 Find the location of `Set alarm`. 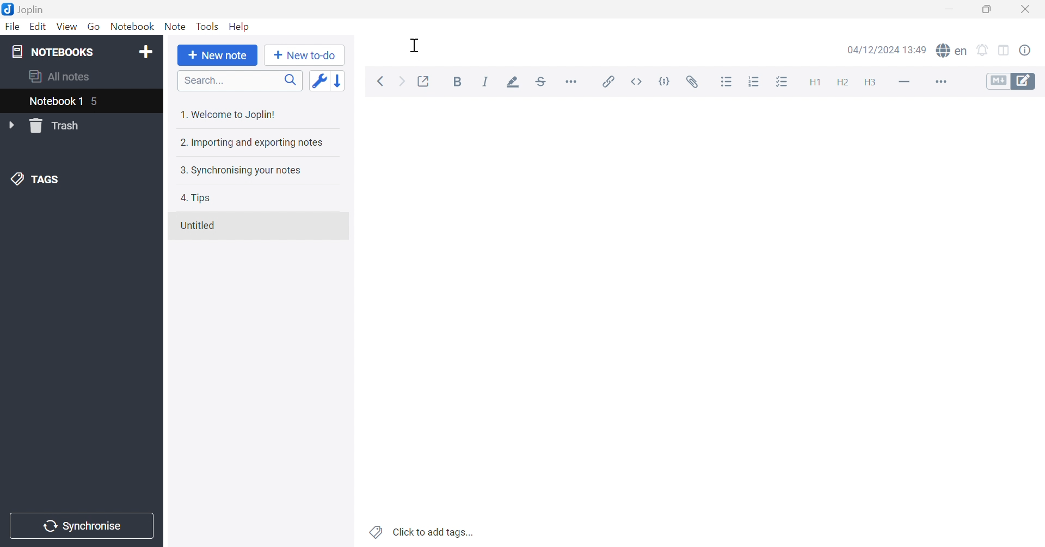

Set alarm is located at coordinates (982, 50).